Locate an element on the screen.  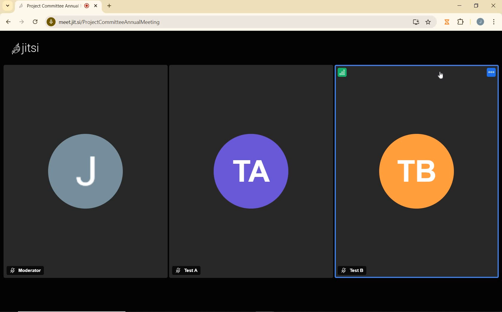
FORWARD is located at coordinates (22, 22).